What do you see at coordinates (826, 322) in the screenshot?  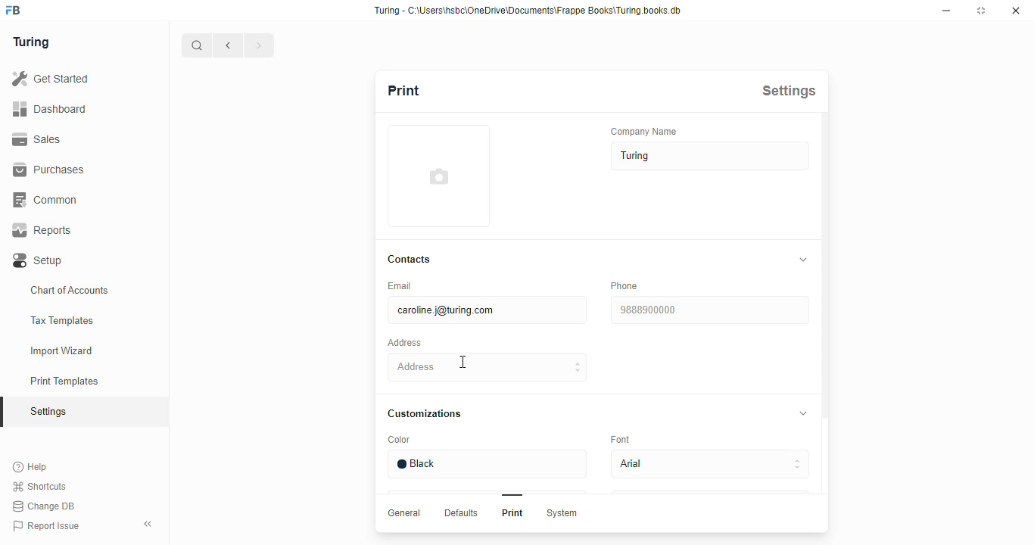 I see `scroll bar` at bounding box center [826, 322].